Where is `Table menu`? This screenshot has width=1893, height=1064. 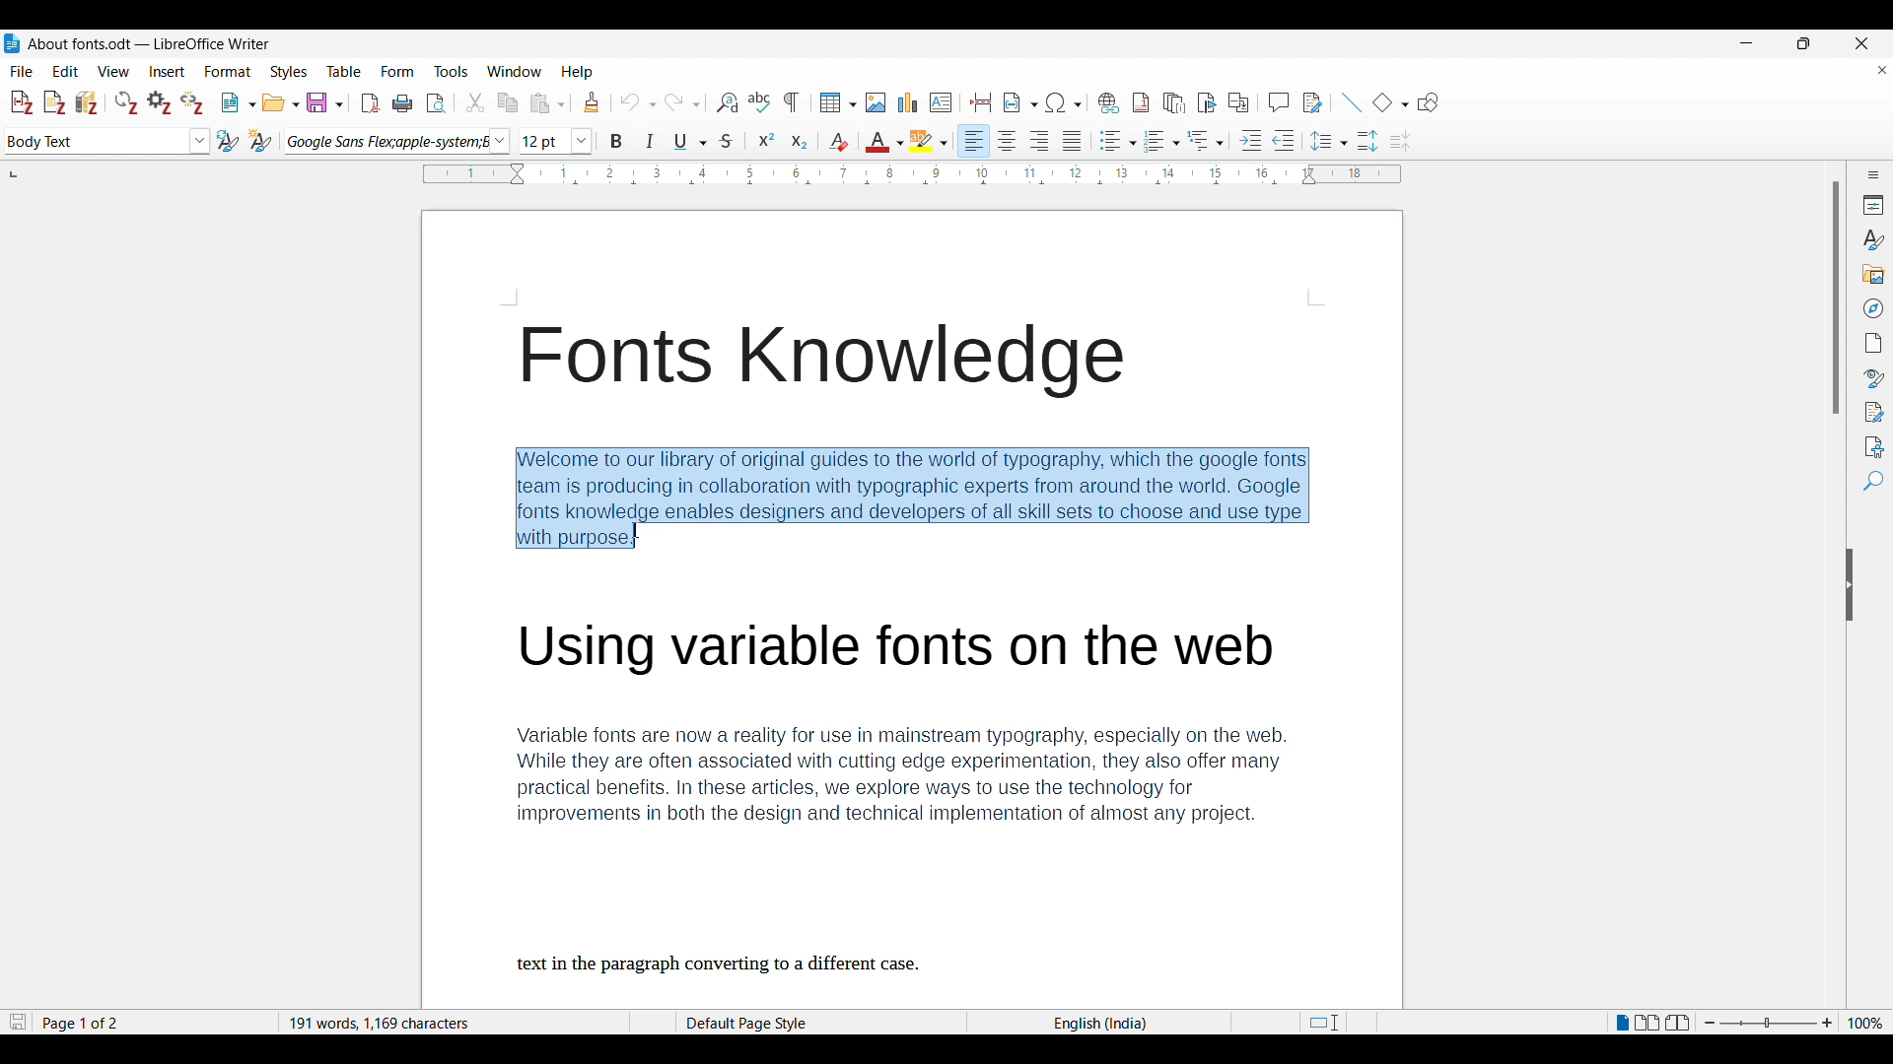 Table menu is located at coordinates (344, 71).